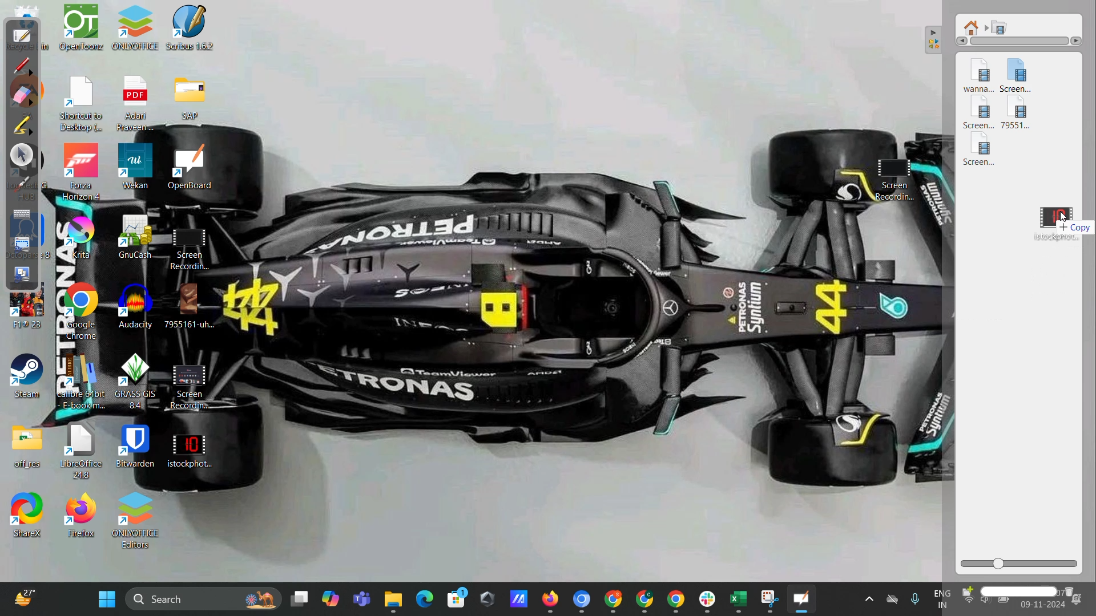  What do you see at coordinates (132, 307) in the screenshot?
I see `Audacity` at bounding box center [132, 307].